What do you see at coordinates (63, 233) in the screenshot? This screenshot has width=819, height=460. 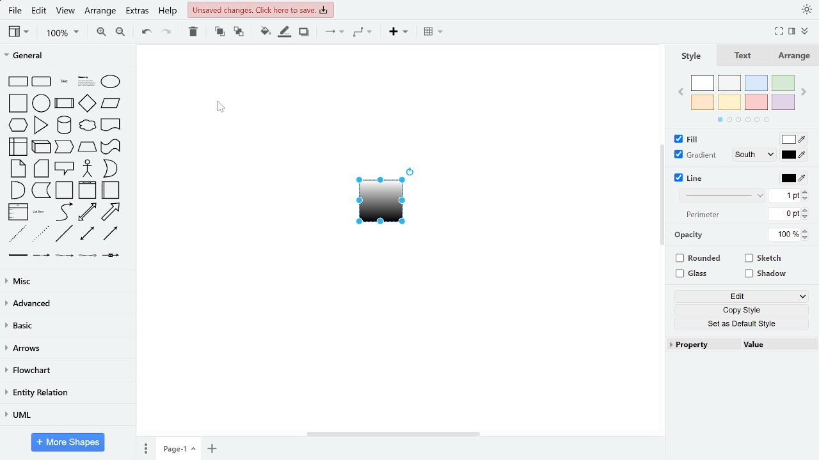 I see `general shapes` at bounding box center [63, 233].